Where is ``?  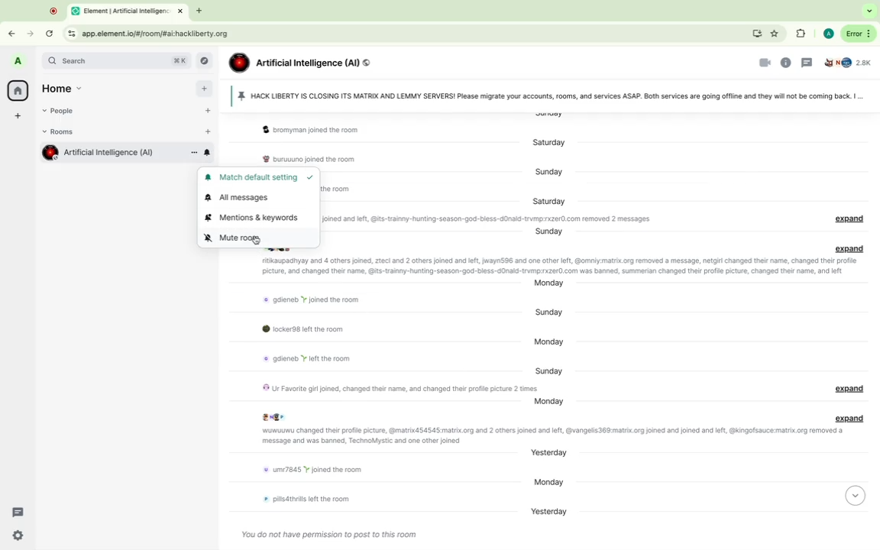
 is located at coordinates (50, 10).